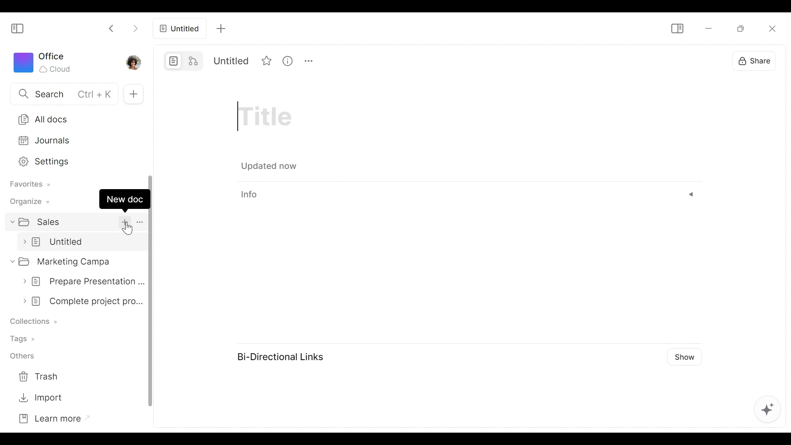  I want to click on Workspace, so click(44, 63).